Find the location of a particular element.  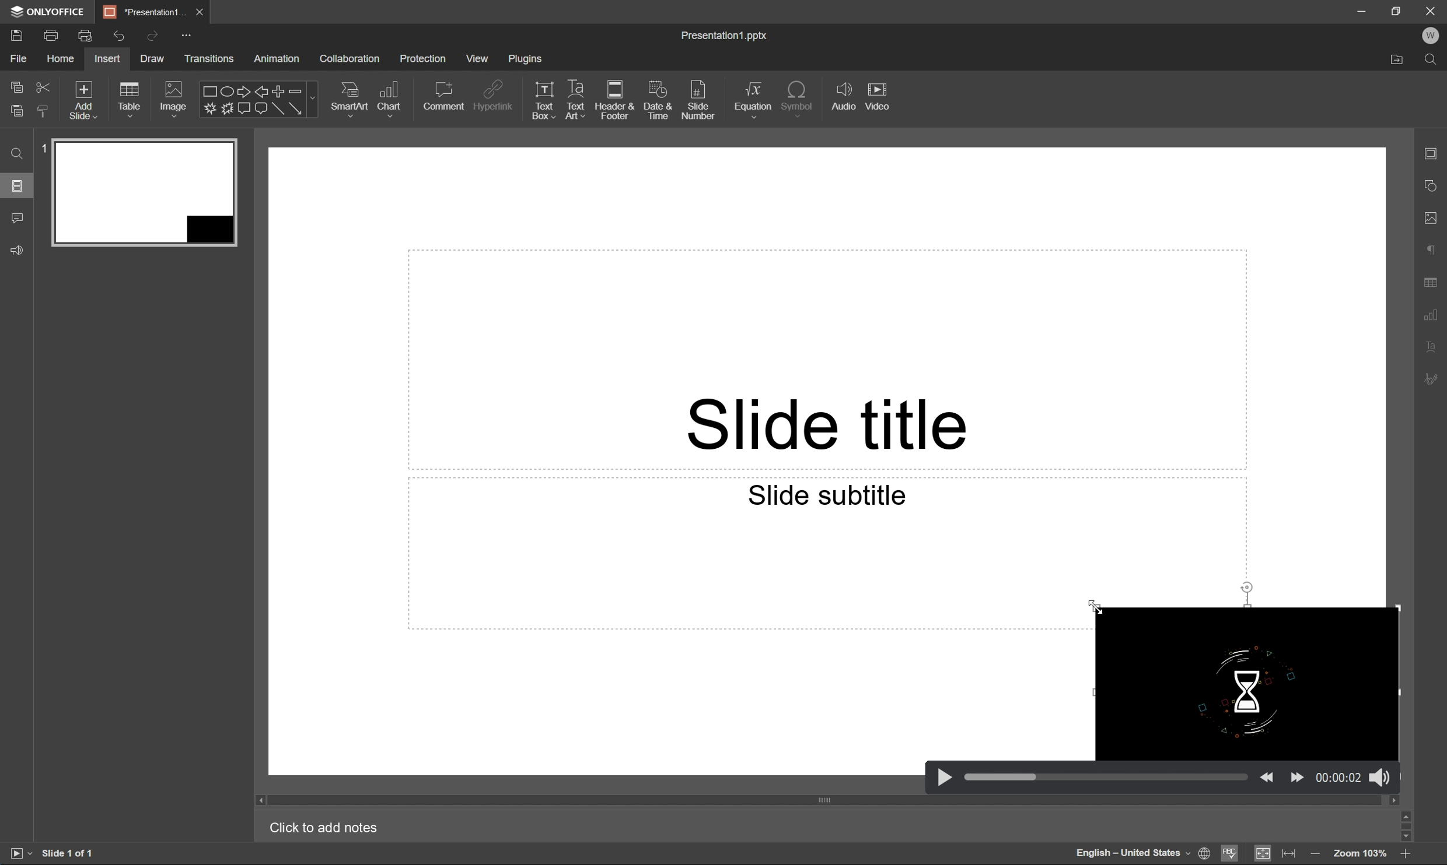

shape settings is located at coordinates (1432, 185).